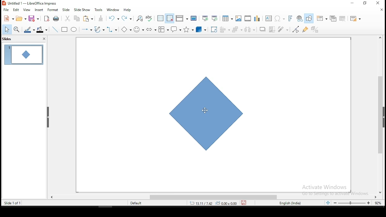 The width and height of the screenshot is (386, 217). What do you see at coordinates (88, 19) in the screenshot?
I see `paste` at bounding box center [88, 19].